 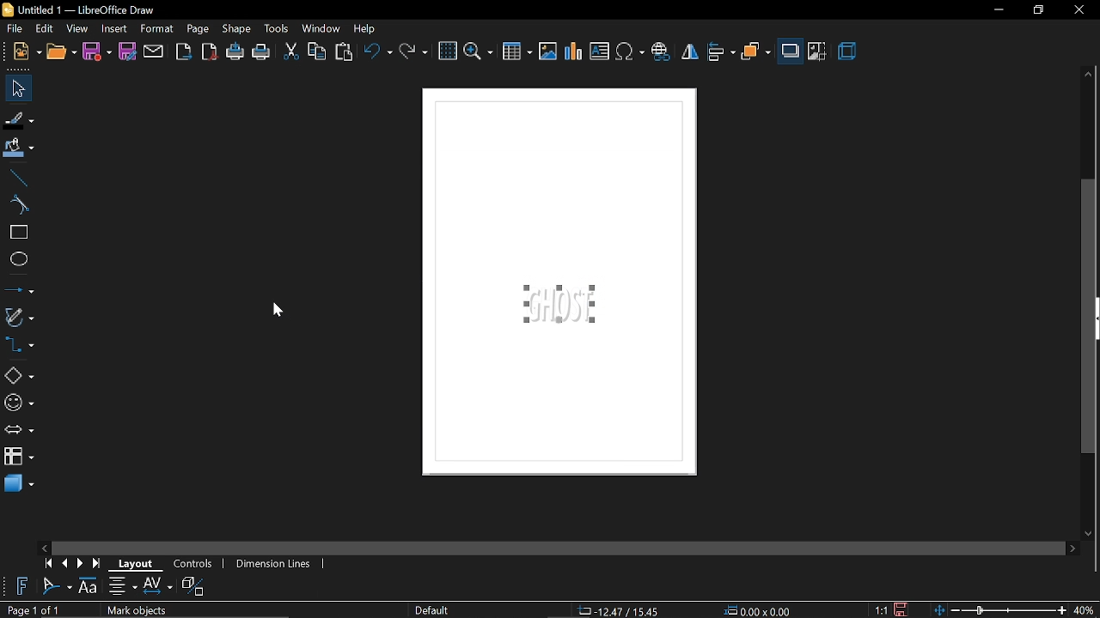 What do you see at coordinates (33, 610) in the screenshot?
I see `Page 1 of 1` at bounding box center [33, 610].